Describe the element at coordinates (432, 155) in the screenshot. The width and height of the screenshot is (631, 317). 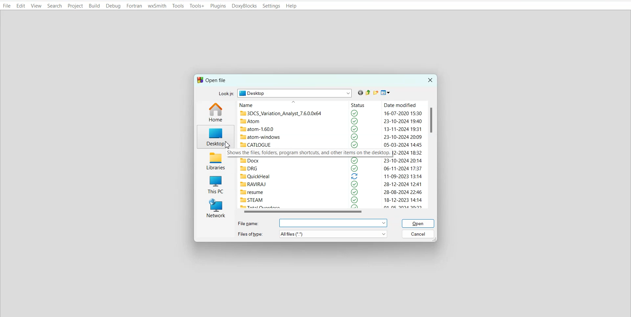
I see `Vertical scroll bar` at that location.